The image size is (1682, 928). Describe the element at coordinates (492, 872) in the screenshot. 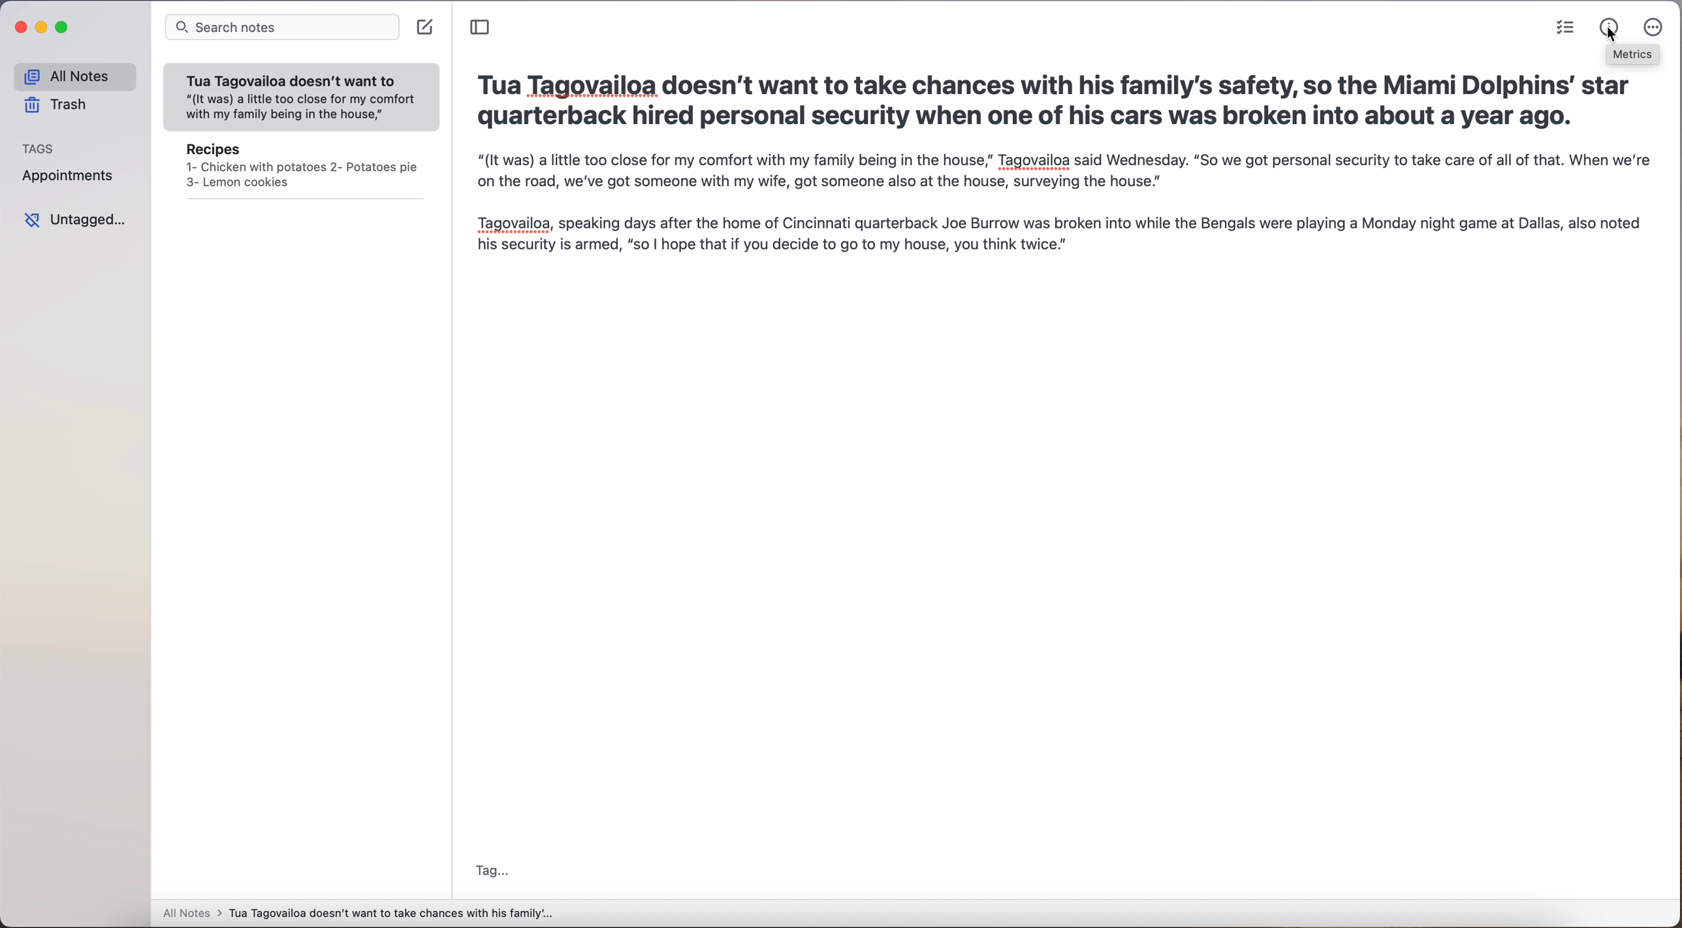

I see `tag` at that location.